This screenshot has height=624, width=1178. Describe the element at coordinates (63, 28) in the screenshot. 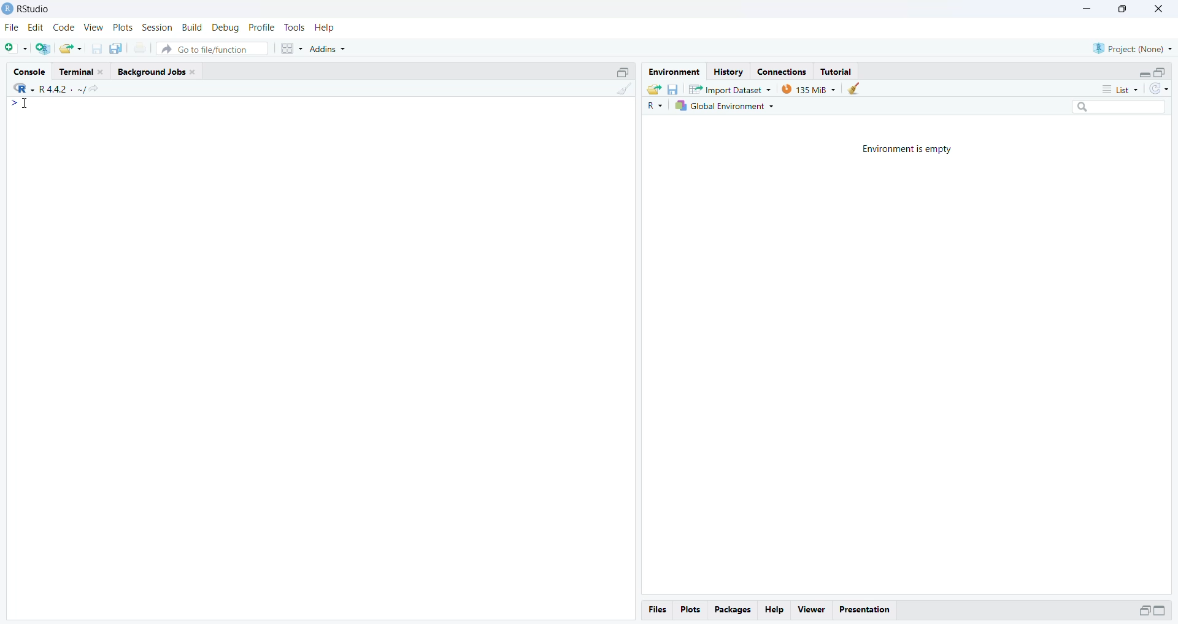

I see `Code` at that location.